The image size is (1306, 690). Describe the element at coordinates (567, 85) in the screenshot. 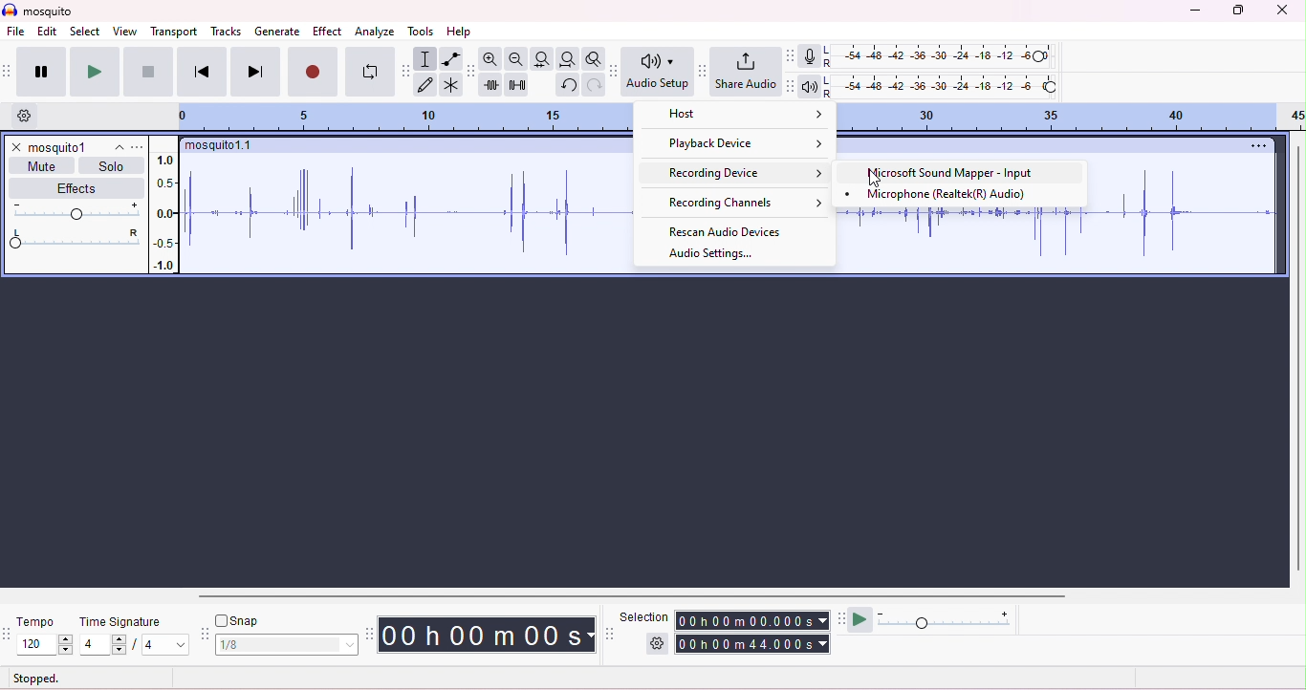

I see `undo` at that location.